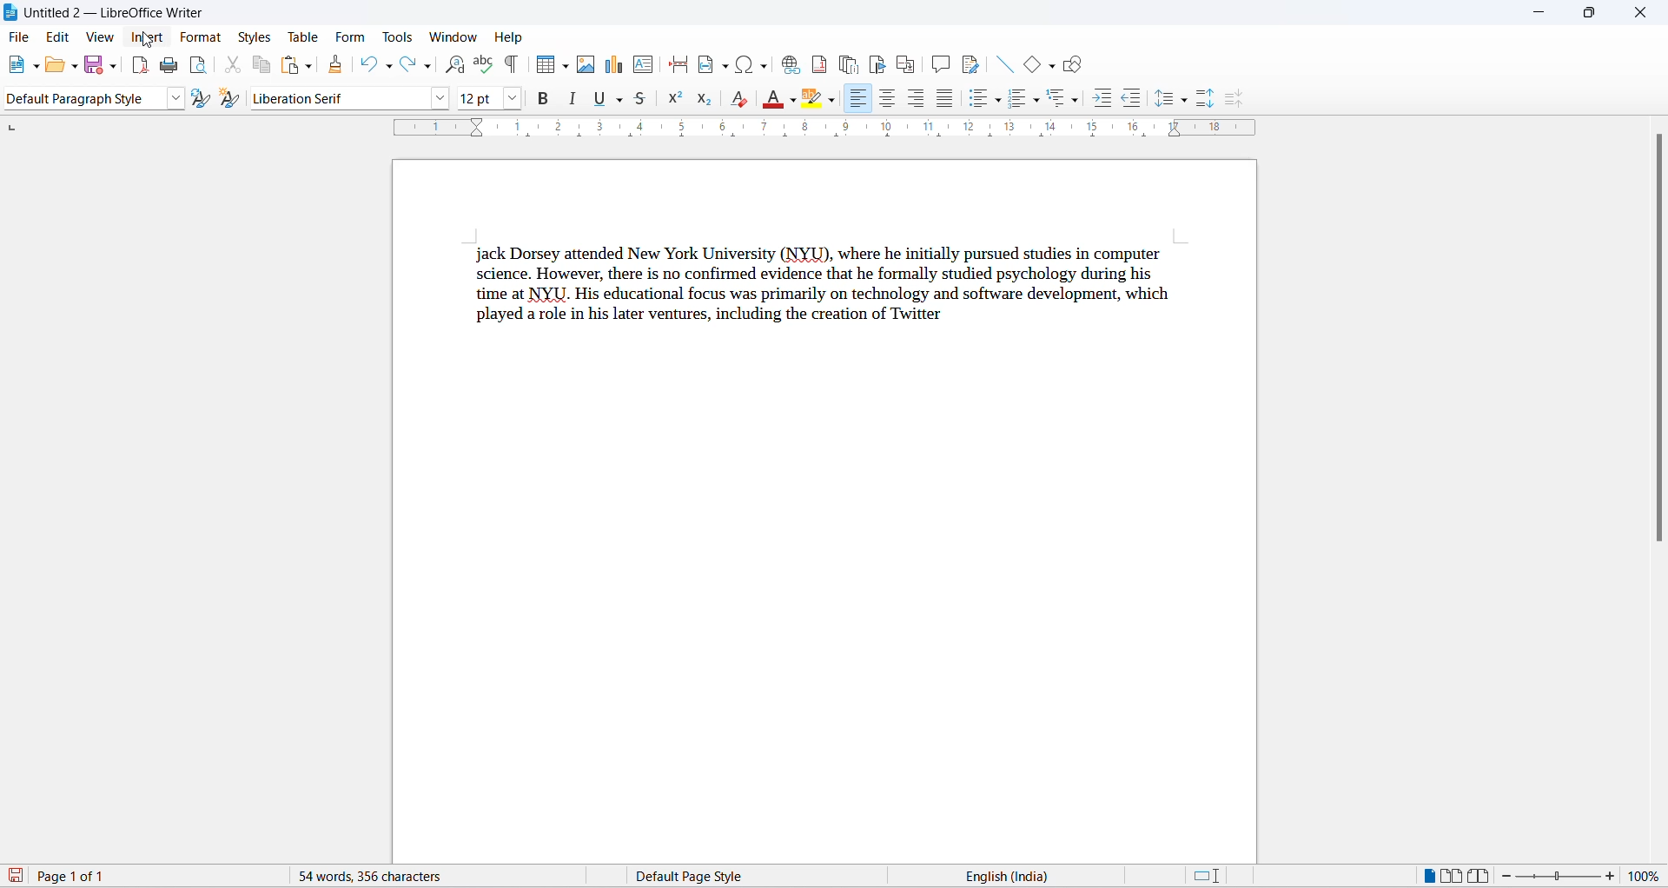 The image size is (1668, 888). Describe the element at coordinates (201, 98) in the screenshot. I see `update selected style` at that location.